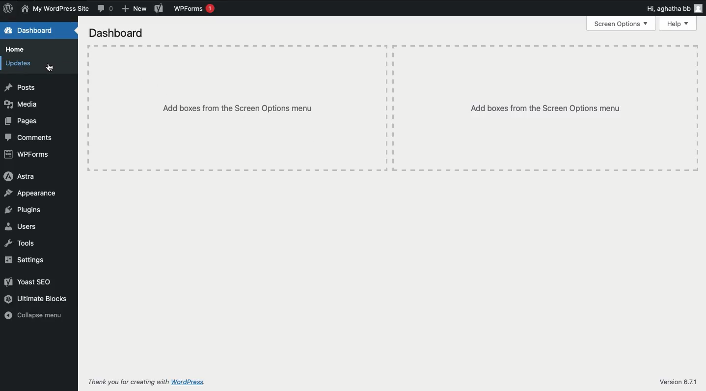 This screenshot has width=706, height=391. I want to click on Yoast, so click(31, 283).